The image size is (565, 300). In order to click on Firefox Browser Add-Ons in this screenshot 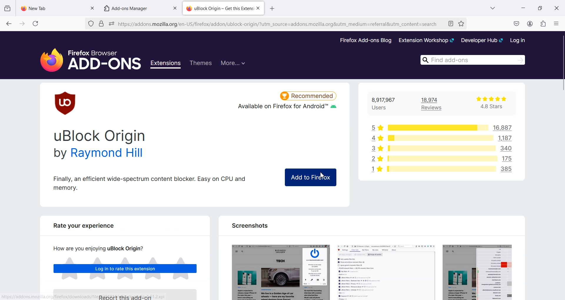, I will do `click(85, 57)`.